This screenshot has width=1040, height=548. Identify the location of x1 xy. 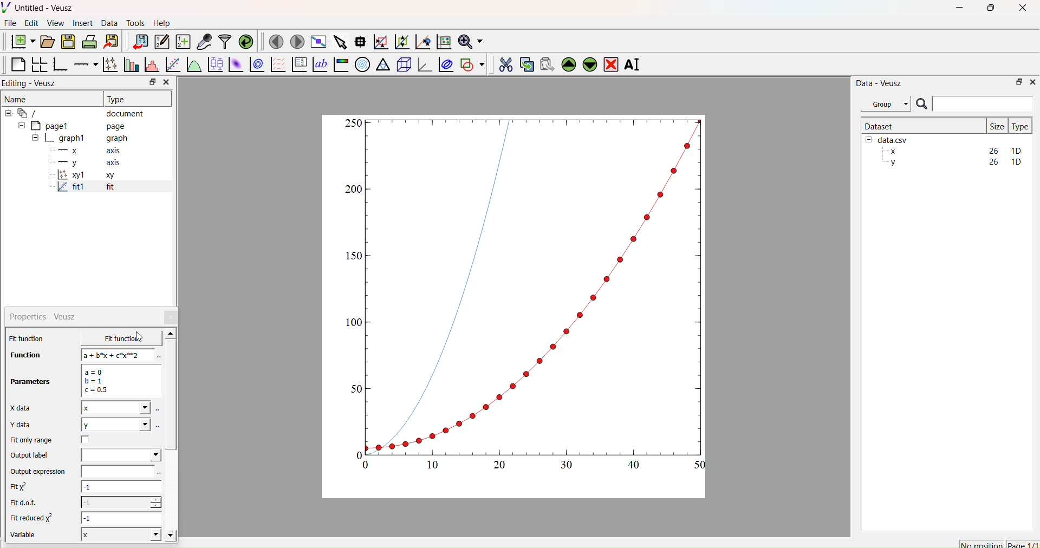
(86, 176).